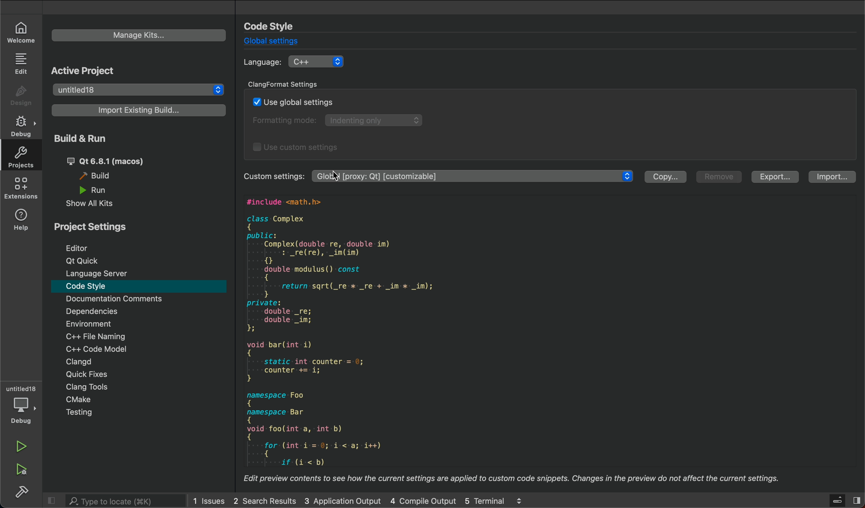 Image resolution: width=865 pixels, height=508 pixels. I want to click on code style, so click(272, 26).